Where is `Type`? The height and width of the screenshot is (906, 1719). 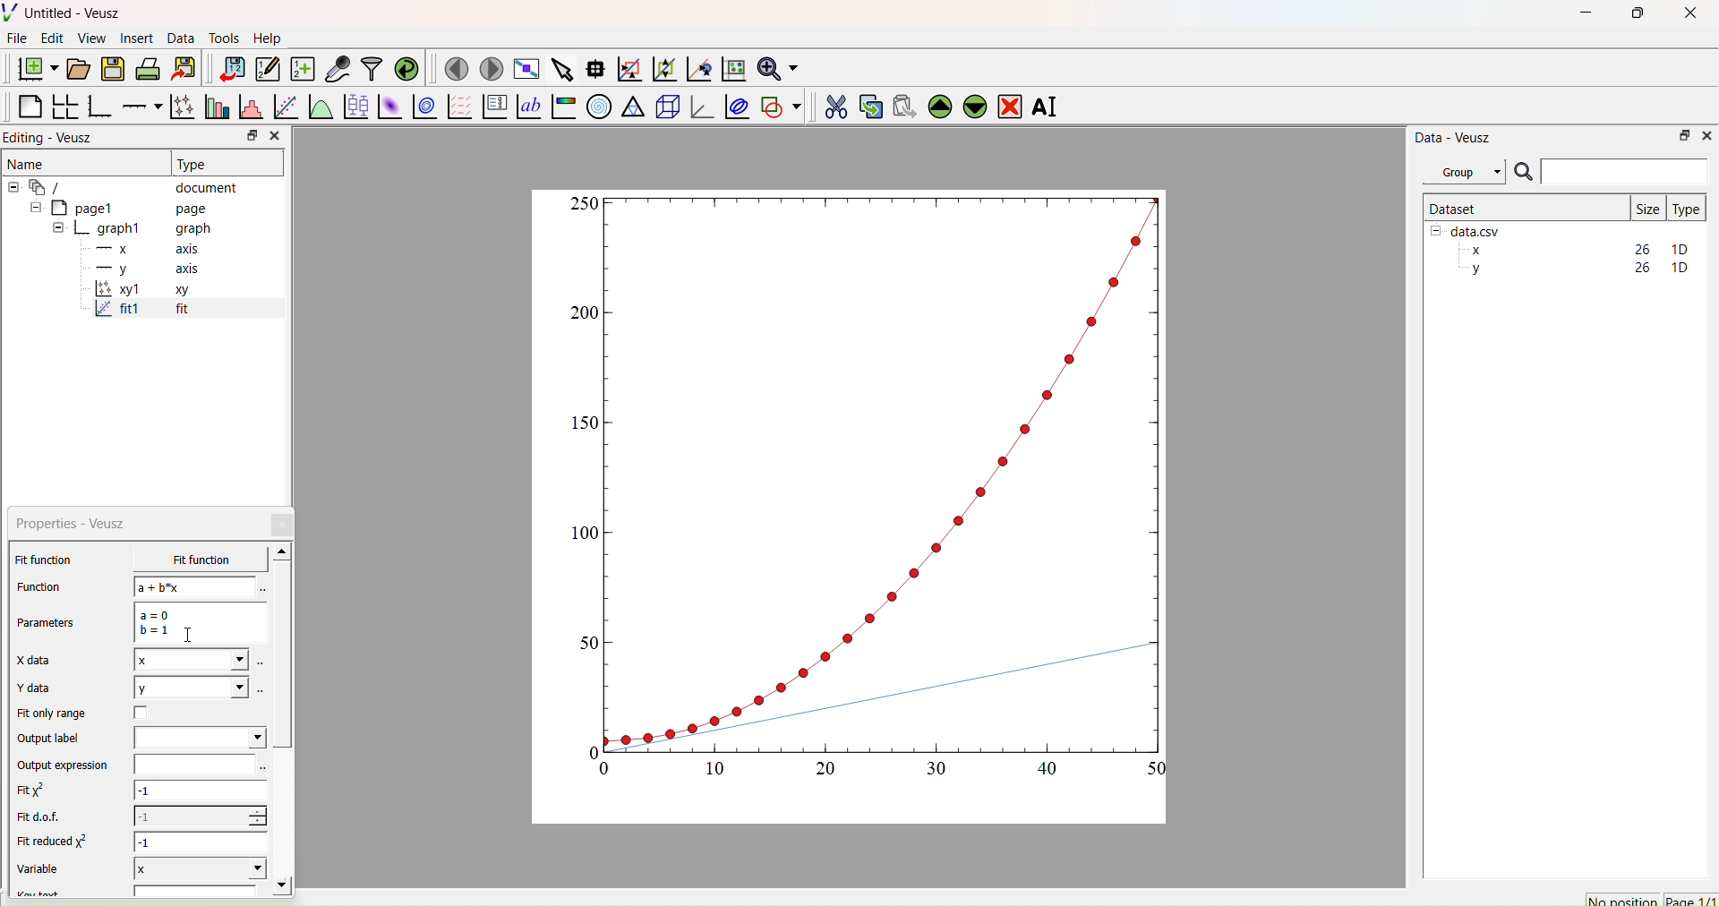
Type is located at coordinates (194, 164).